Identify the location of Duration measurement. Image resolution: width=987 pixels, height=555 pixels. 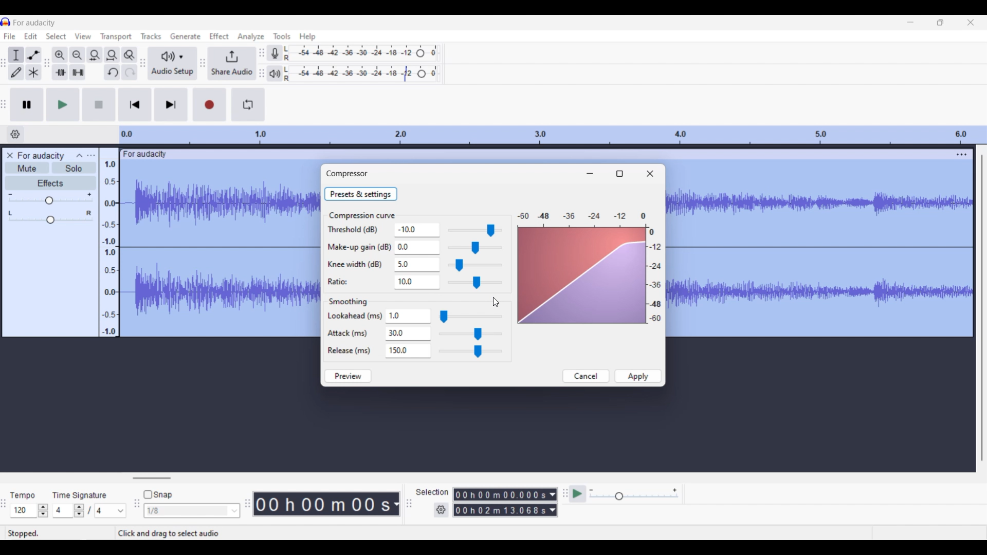
(553, 502).